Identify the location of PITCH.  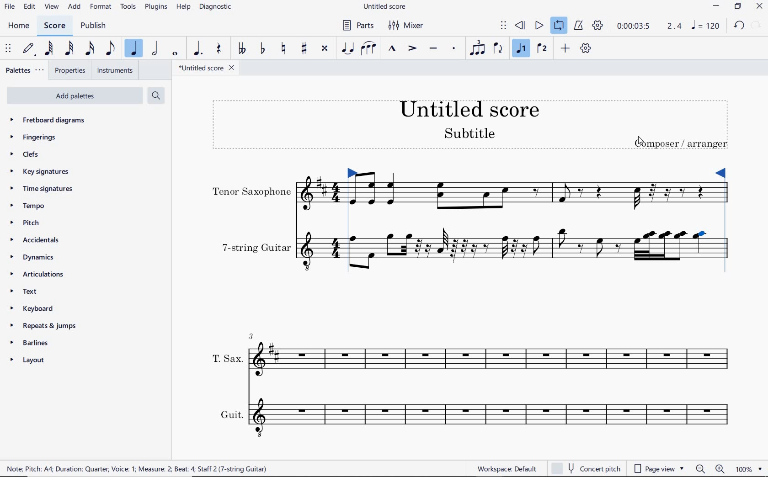
(24, 223).